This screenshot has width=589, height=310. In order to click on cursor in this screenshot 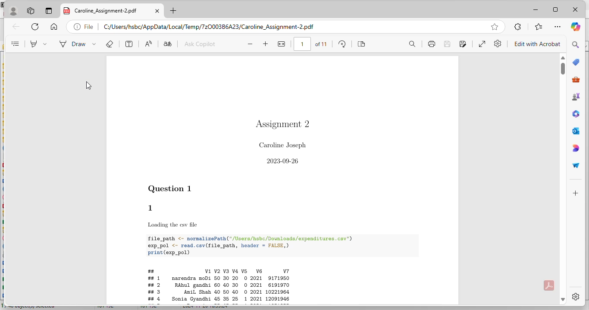, I will do `click(88, 86)`.